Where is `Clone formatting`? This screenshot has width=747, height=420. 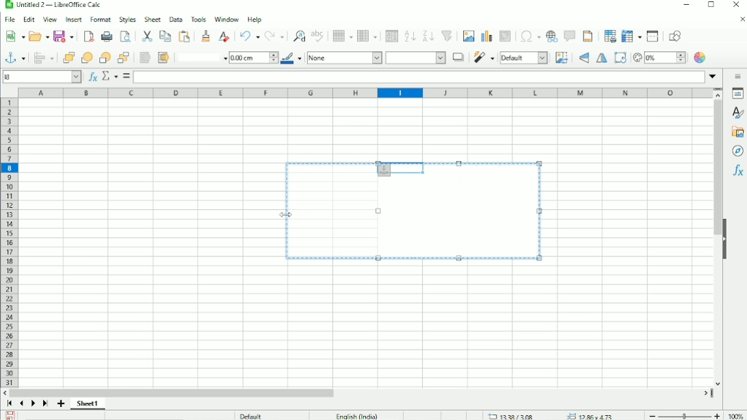 Clone formatting is located at coordinates (207, 36).